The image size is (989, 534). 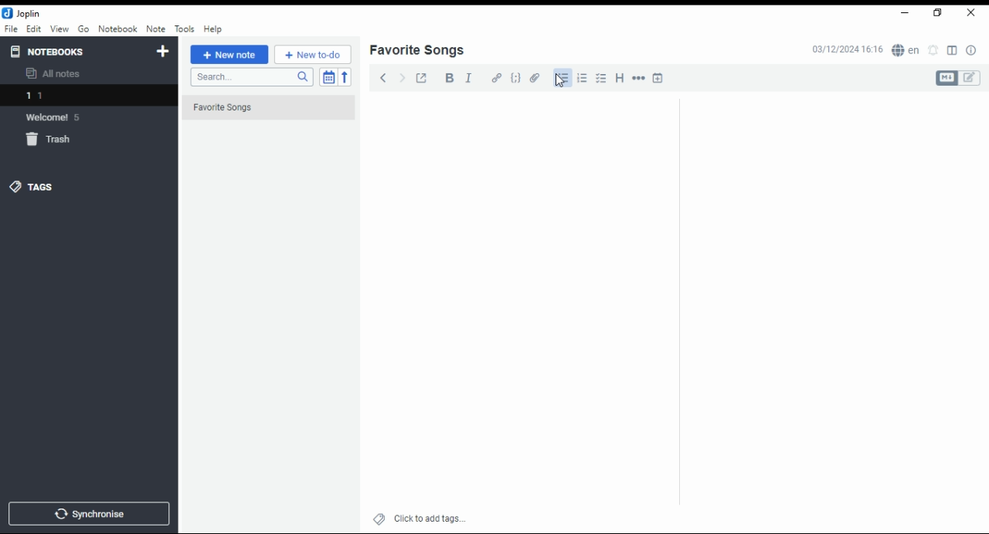 What do you see at coordinates (345, 77) in the screenshot?
I see `reverse sort order` at bounding box center [345, 77].